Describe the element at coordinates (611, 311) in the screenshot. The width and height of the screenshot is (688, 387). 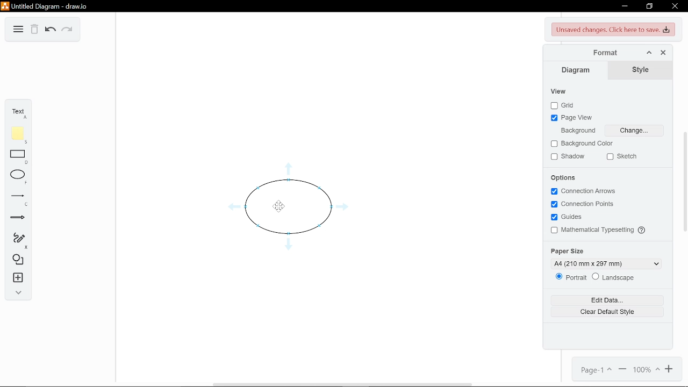
I see `Clear Default style` at that location.